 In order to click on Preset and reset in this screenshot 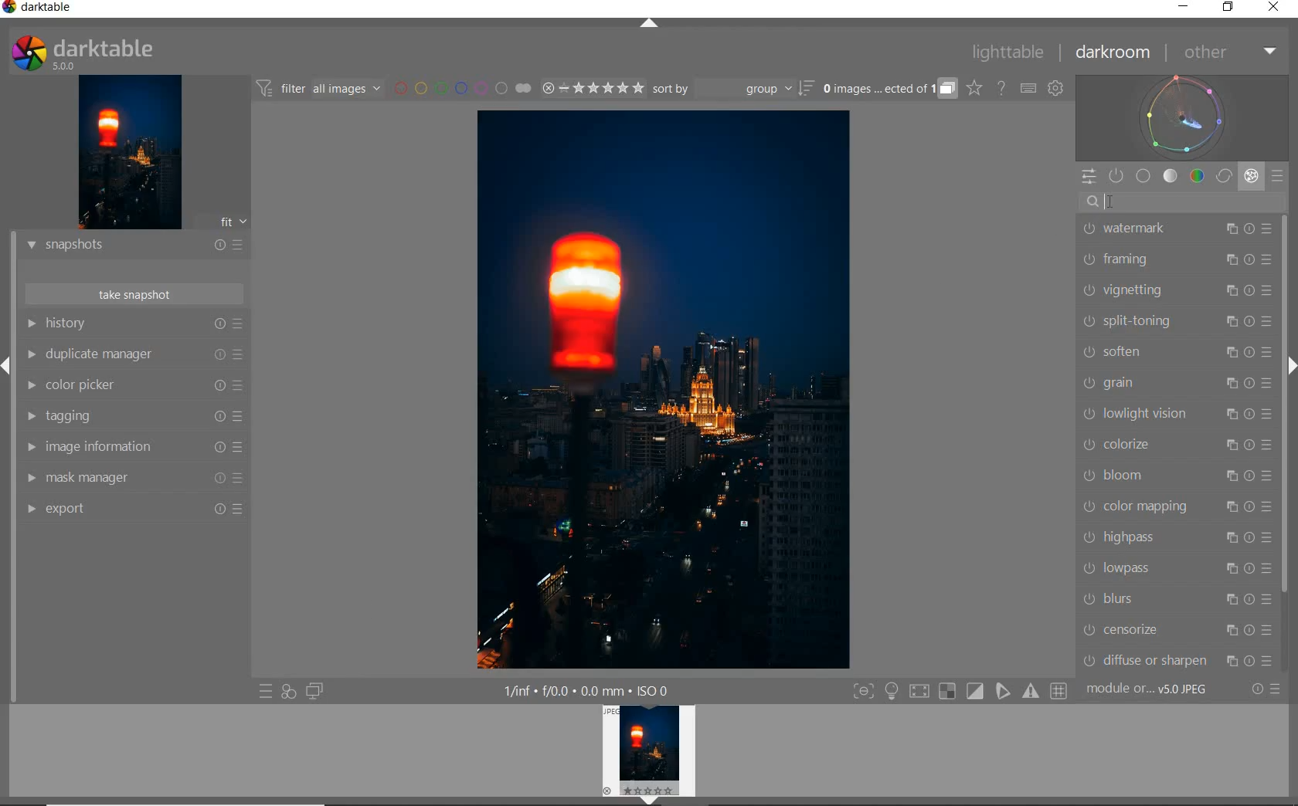, I will do `click(1268, 476)`.